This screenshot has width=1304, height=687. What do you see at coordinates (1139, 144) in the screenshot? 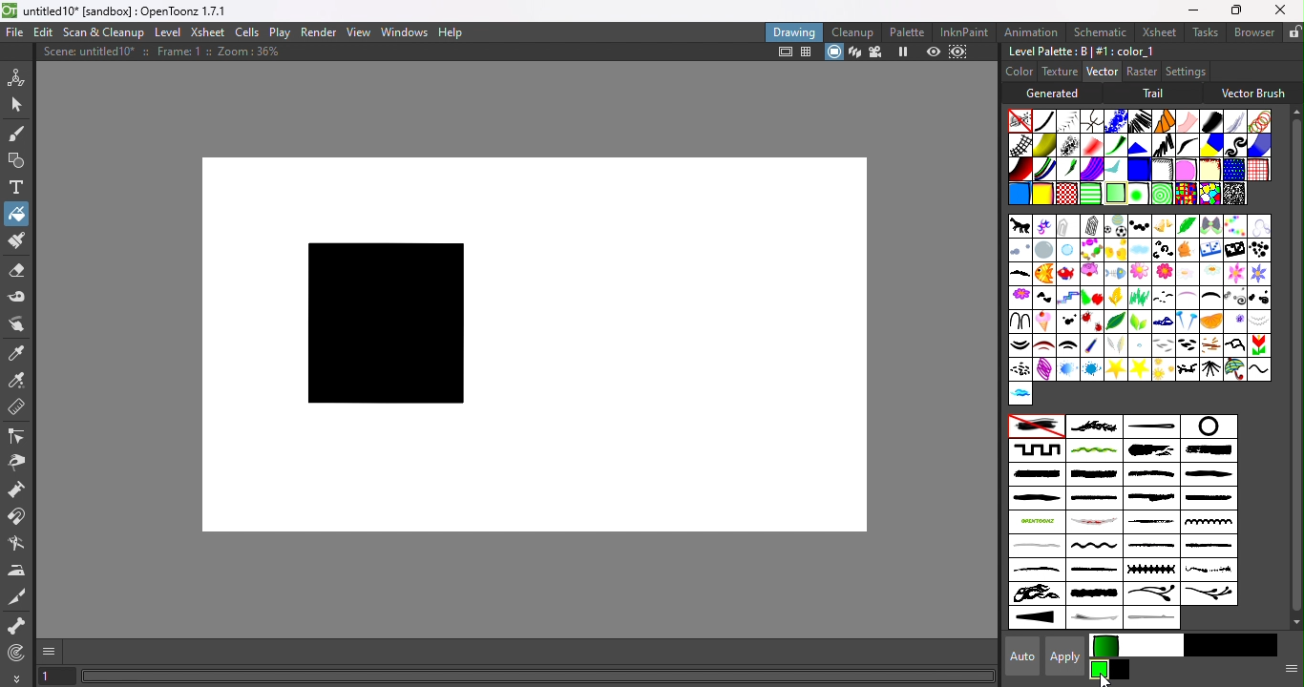
I see `Jagged` at bounding box center [1139, 144].